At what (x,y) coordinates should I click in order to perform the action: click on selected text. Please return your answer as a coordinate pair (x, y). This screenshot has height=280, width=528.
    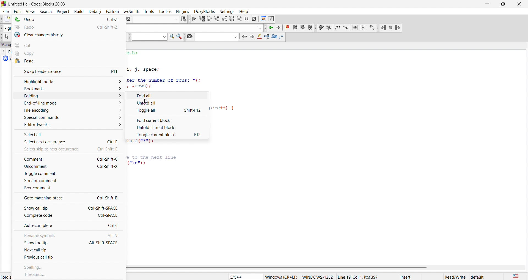
    Looking at the image, I should click on (267, 37).